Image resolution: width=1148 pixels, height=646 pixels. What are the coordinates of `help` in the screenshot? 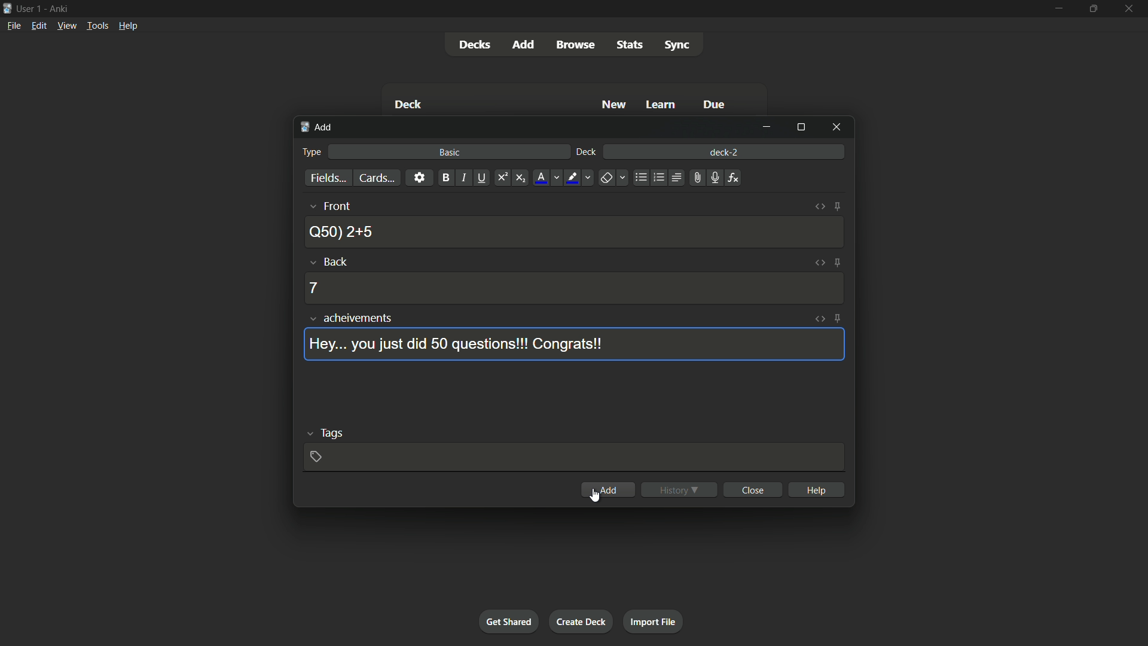 It's located at (816, 489).